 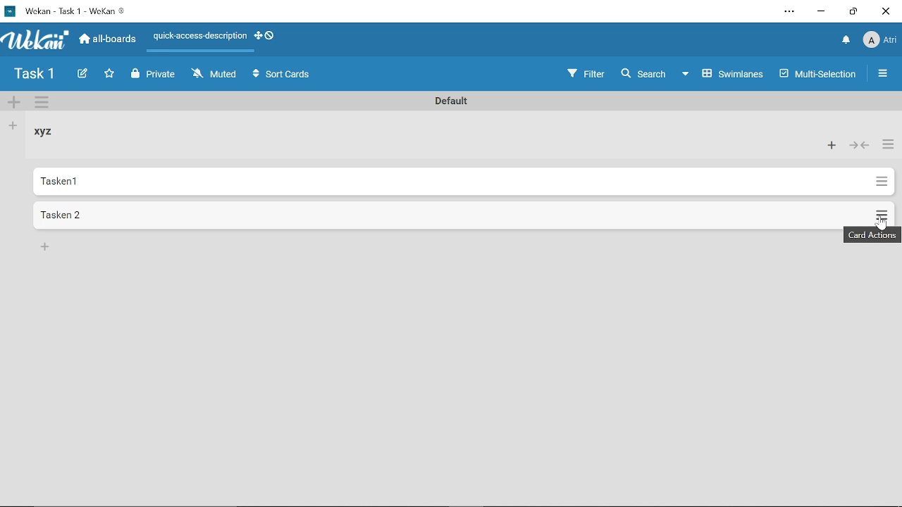 What do you see at coordinates (47, 248) in the screenshot?
I see `Add card to the bottom of the list` at bounding box center [47, 248].